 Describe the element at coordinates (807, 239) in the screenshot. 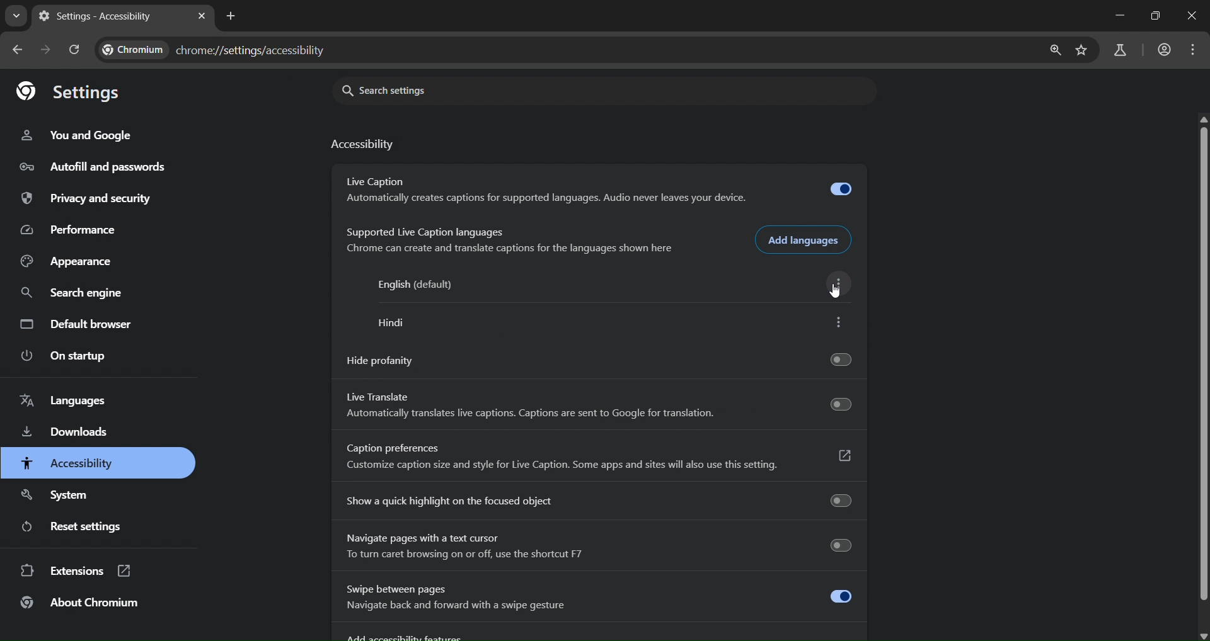

I see `add languages` at that location.